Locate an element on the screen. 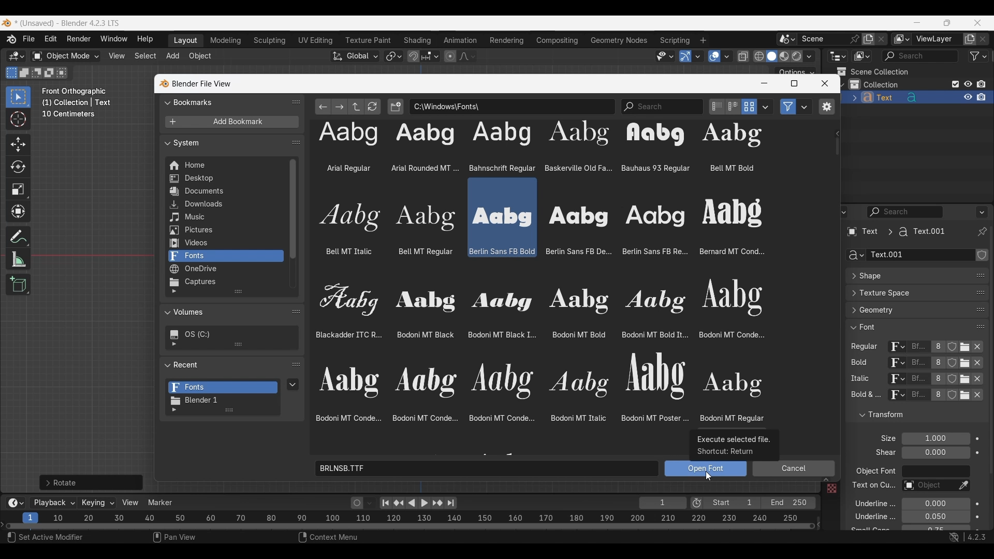 This screenshot has width=994, height=559. Set a new selection is located at coordinates (12, 72).